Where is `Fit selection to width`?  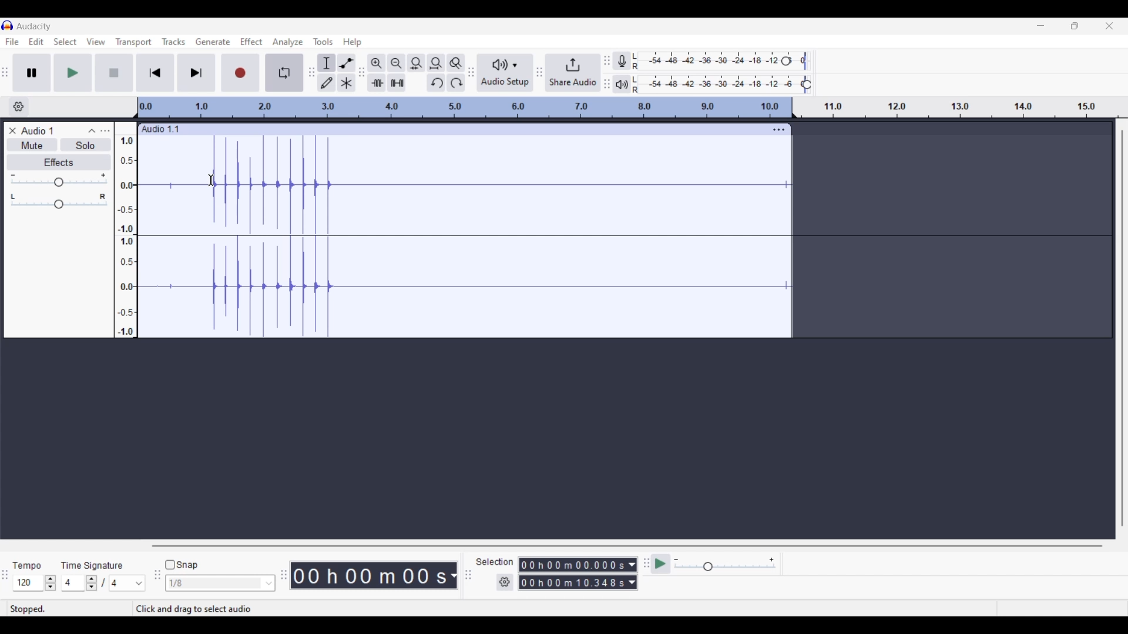 Fit selection to width is located at coordinates (416, 63).